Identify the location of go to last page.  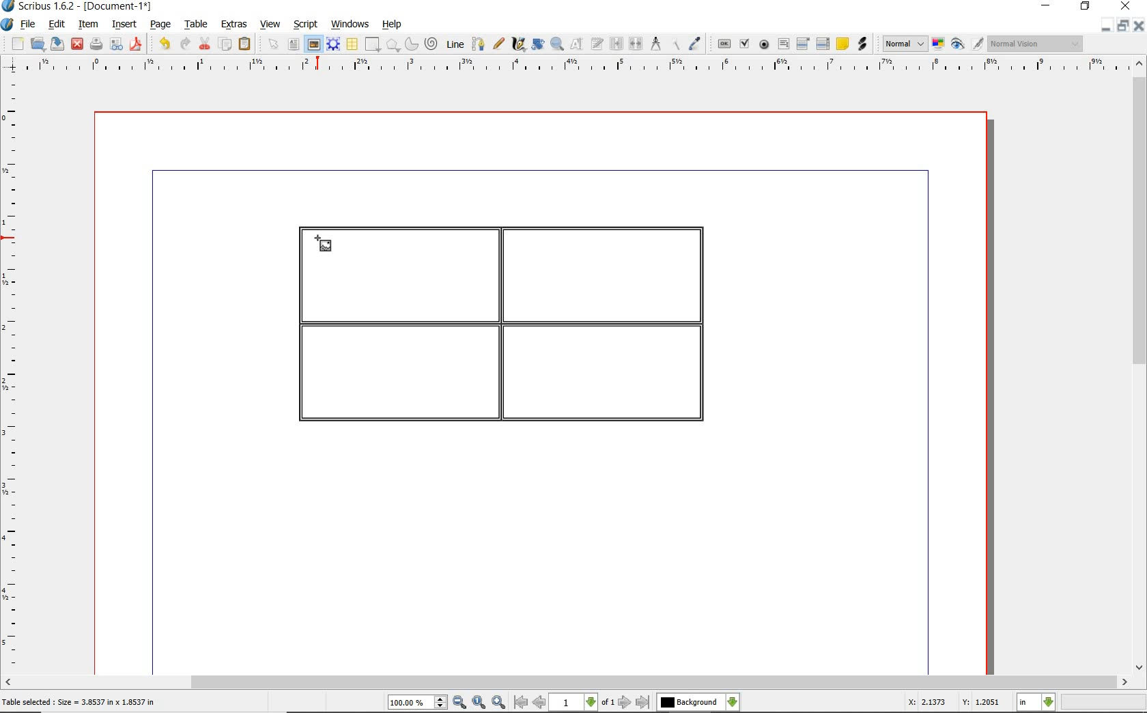
(644, 702).